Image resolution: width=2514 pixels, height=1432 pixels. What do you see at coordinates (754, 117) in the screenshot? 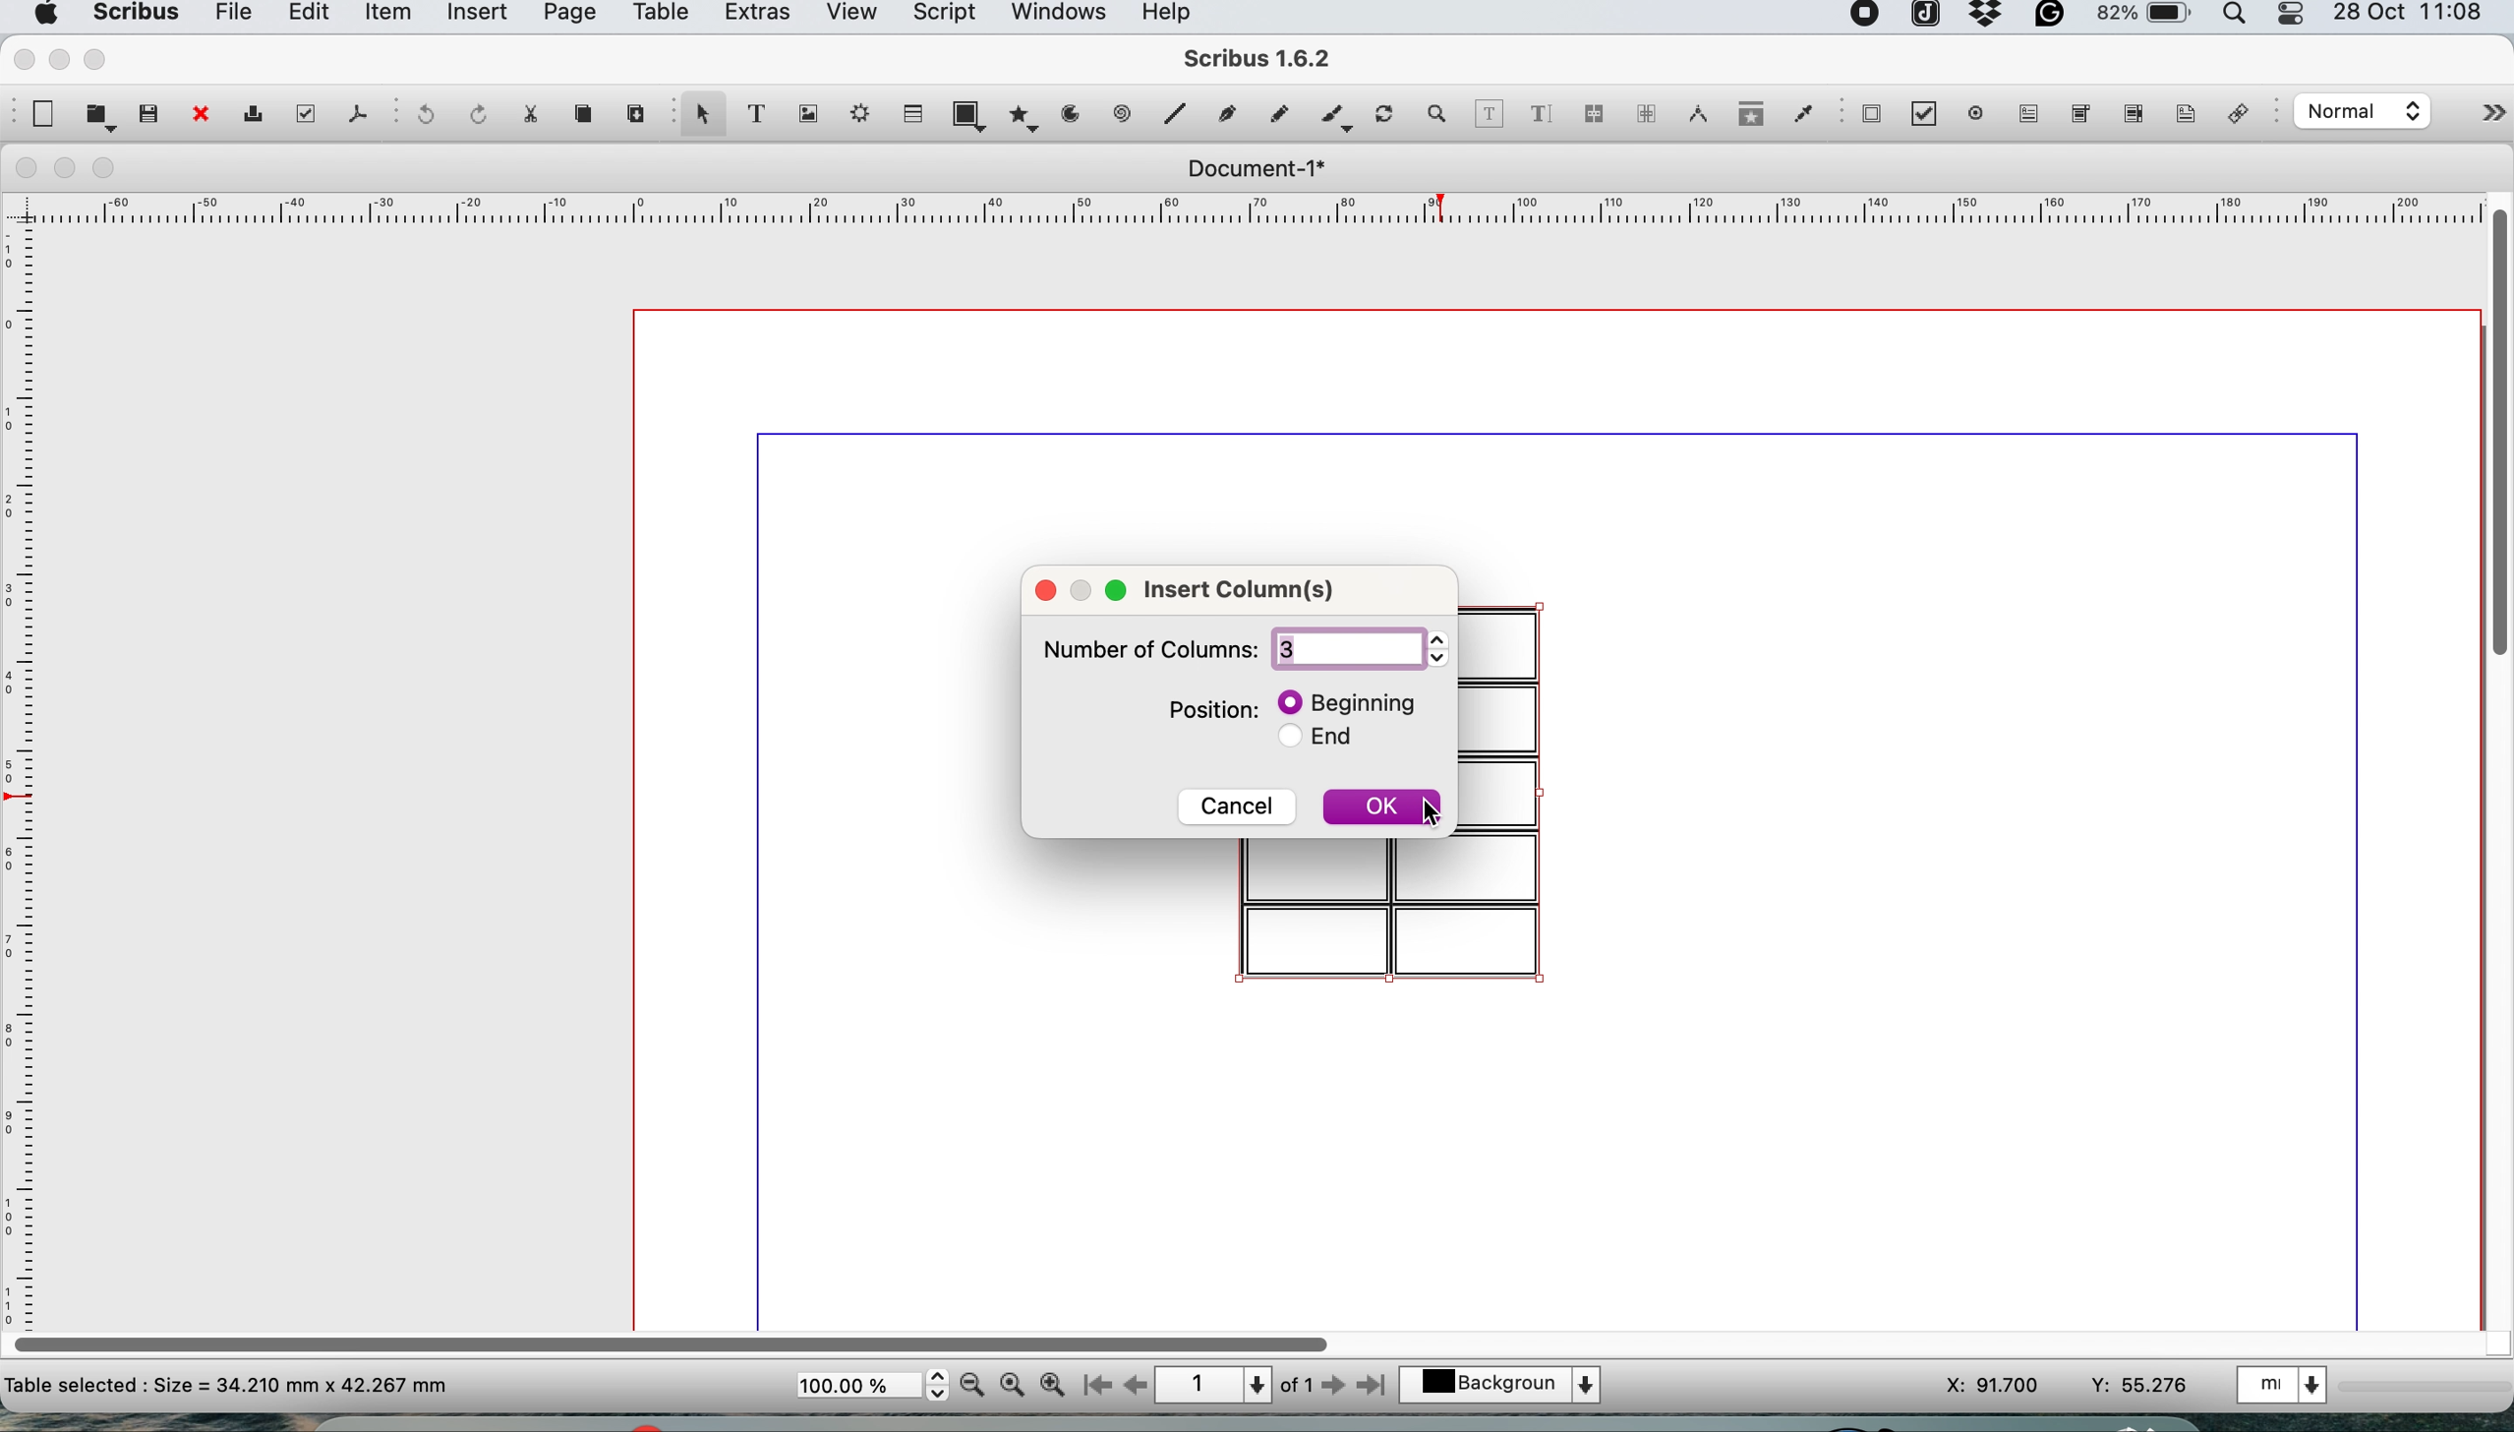
I see `text frame` at bounding box center [754, 117].